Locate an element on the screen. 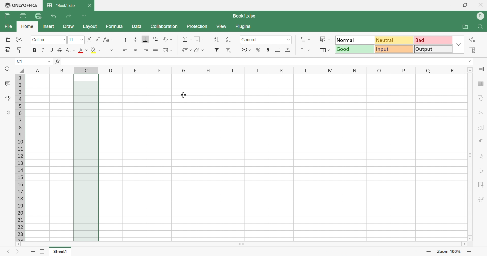 The image size is (487, 256). Align Bottom is located at coordinates (146, 39).